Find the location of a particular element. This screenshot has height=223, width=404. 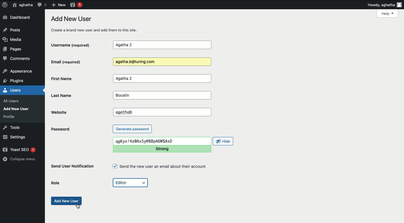

Password is located at coordinates (60, 129).